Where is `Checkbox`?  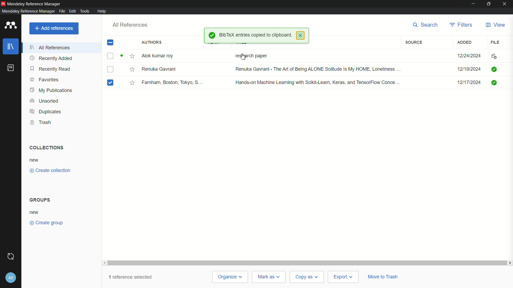 Checkbox is located at coordinates (112, 70).